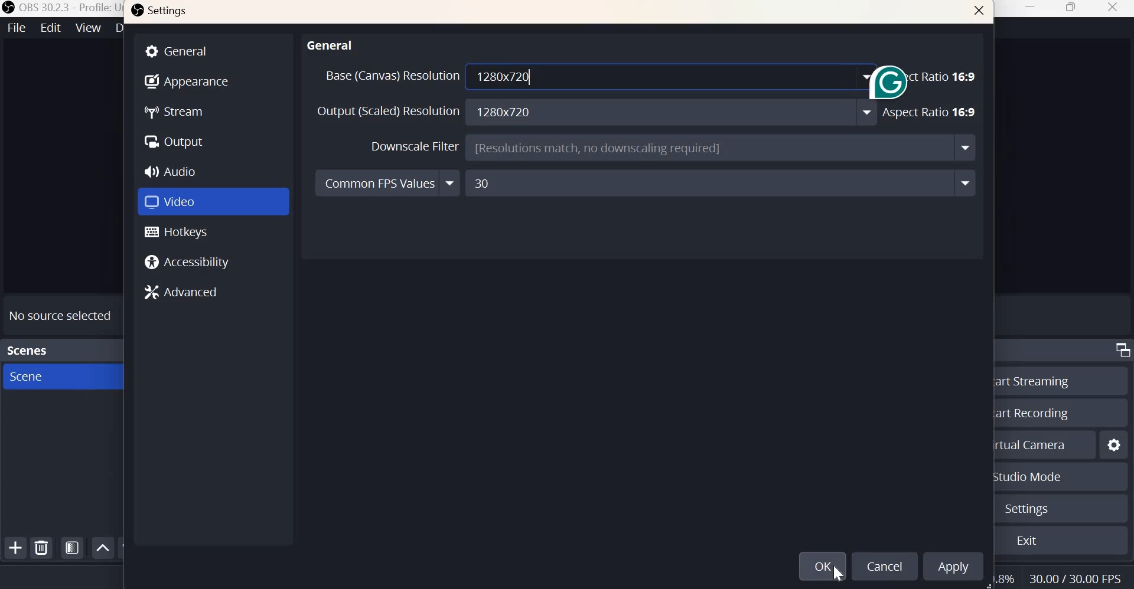 This screenshot has height=589, width=1134. I want to click on Exit, so click(1027, 542).